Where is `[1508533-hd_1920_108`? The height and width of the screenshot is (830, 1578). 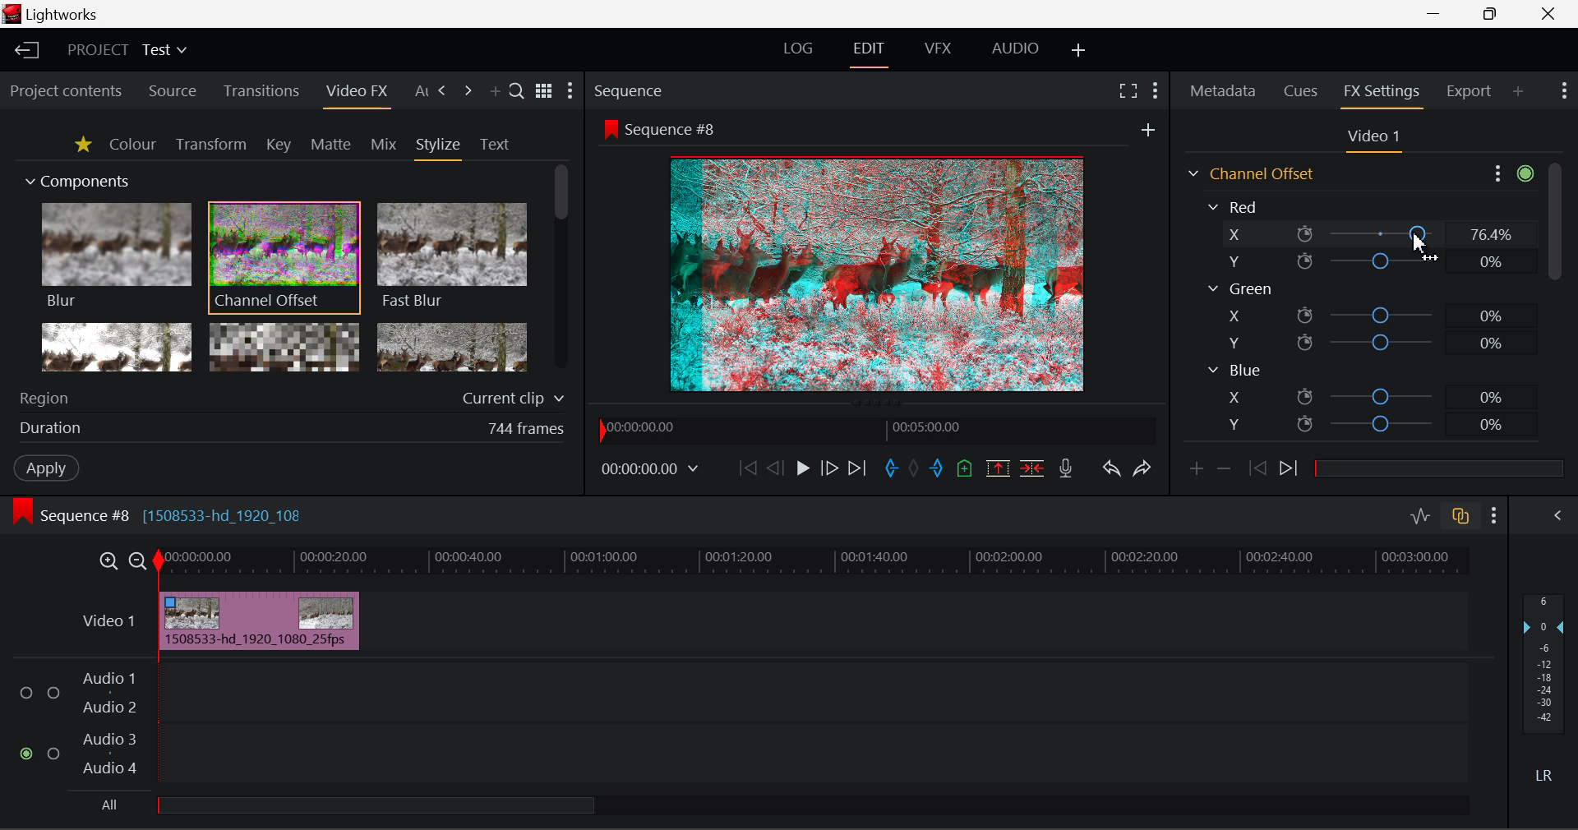
[1508533-hd_1920_108 is located at coordinates (228, 514).